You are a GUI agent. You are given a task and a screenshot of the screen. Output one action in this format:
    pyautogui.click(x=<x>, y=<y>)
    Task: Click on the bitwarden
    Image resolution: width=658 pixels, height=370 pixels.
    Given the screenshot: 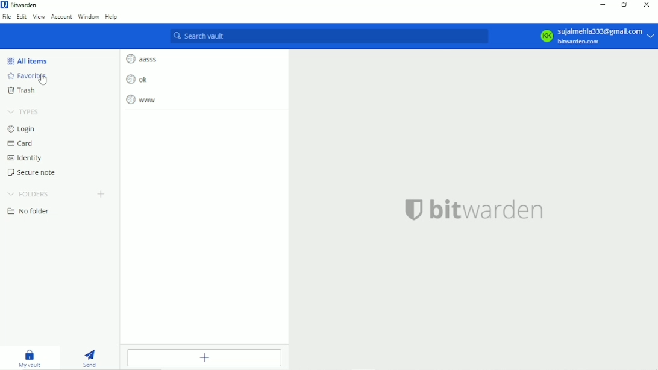 What is the action you would take?
    pyautogui.click(x=474, y=210)
    